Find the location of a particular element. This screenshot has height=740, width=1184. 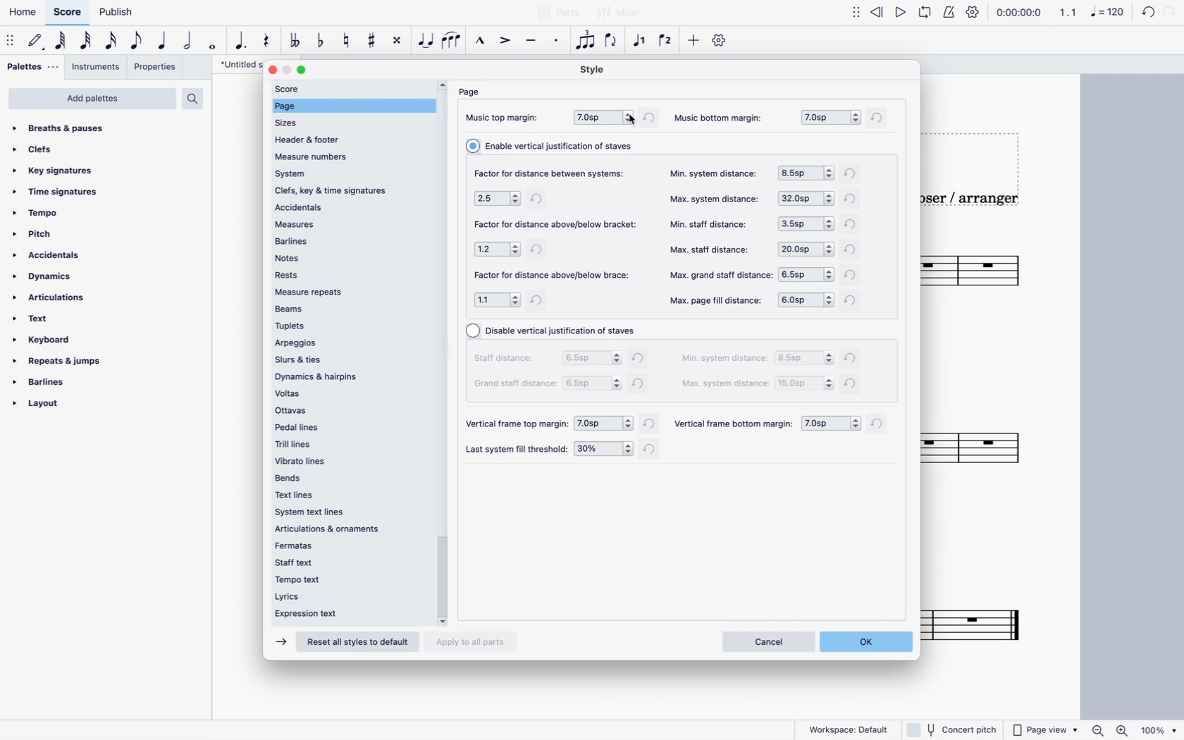

options is located at coordinates (806, 247).